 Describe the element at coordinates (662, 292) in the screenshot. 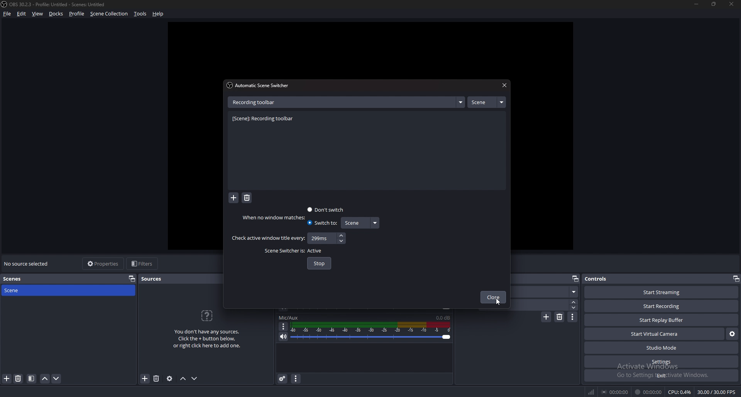

I see `start streaming` at that location.